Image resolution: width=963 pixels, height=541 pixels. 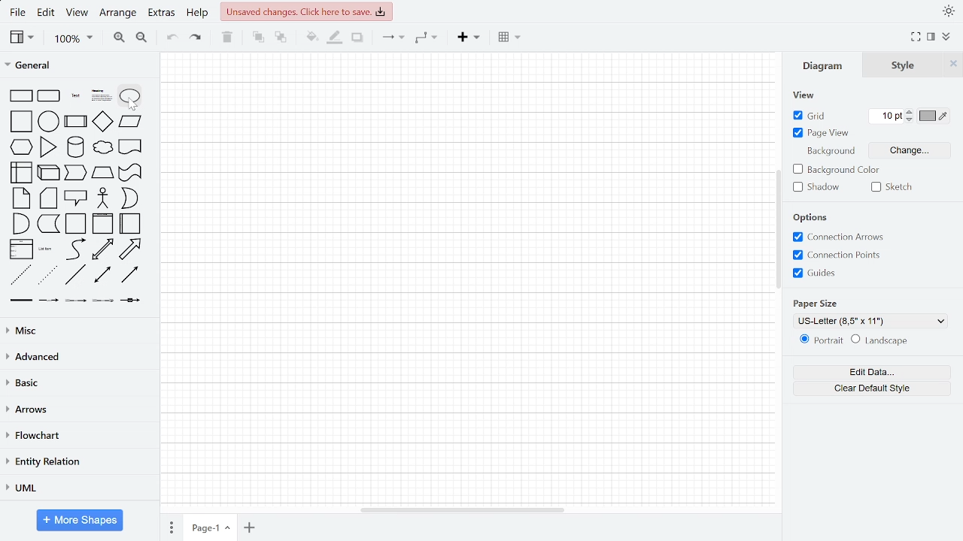 What do you see at coordinates (840, 237) in the screenshot?
I see `Connection arrows` at bounding box center [840, 237].